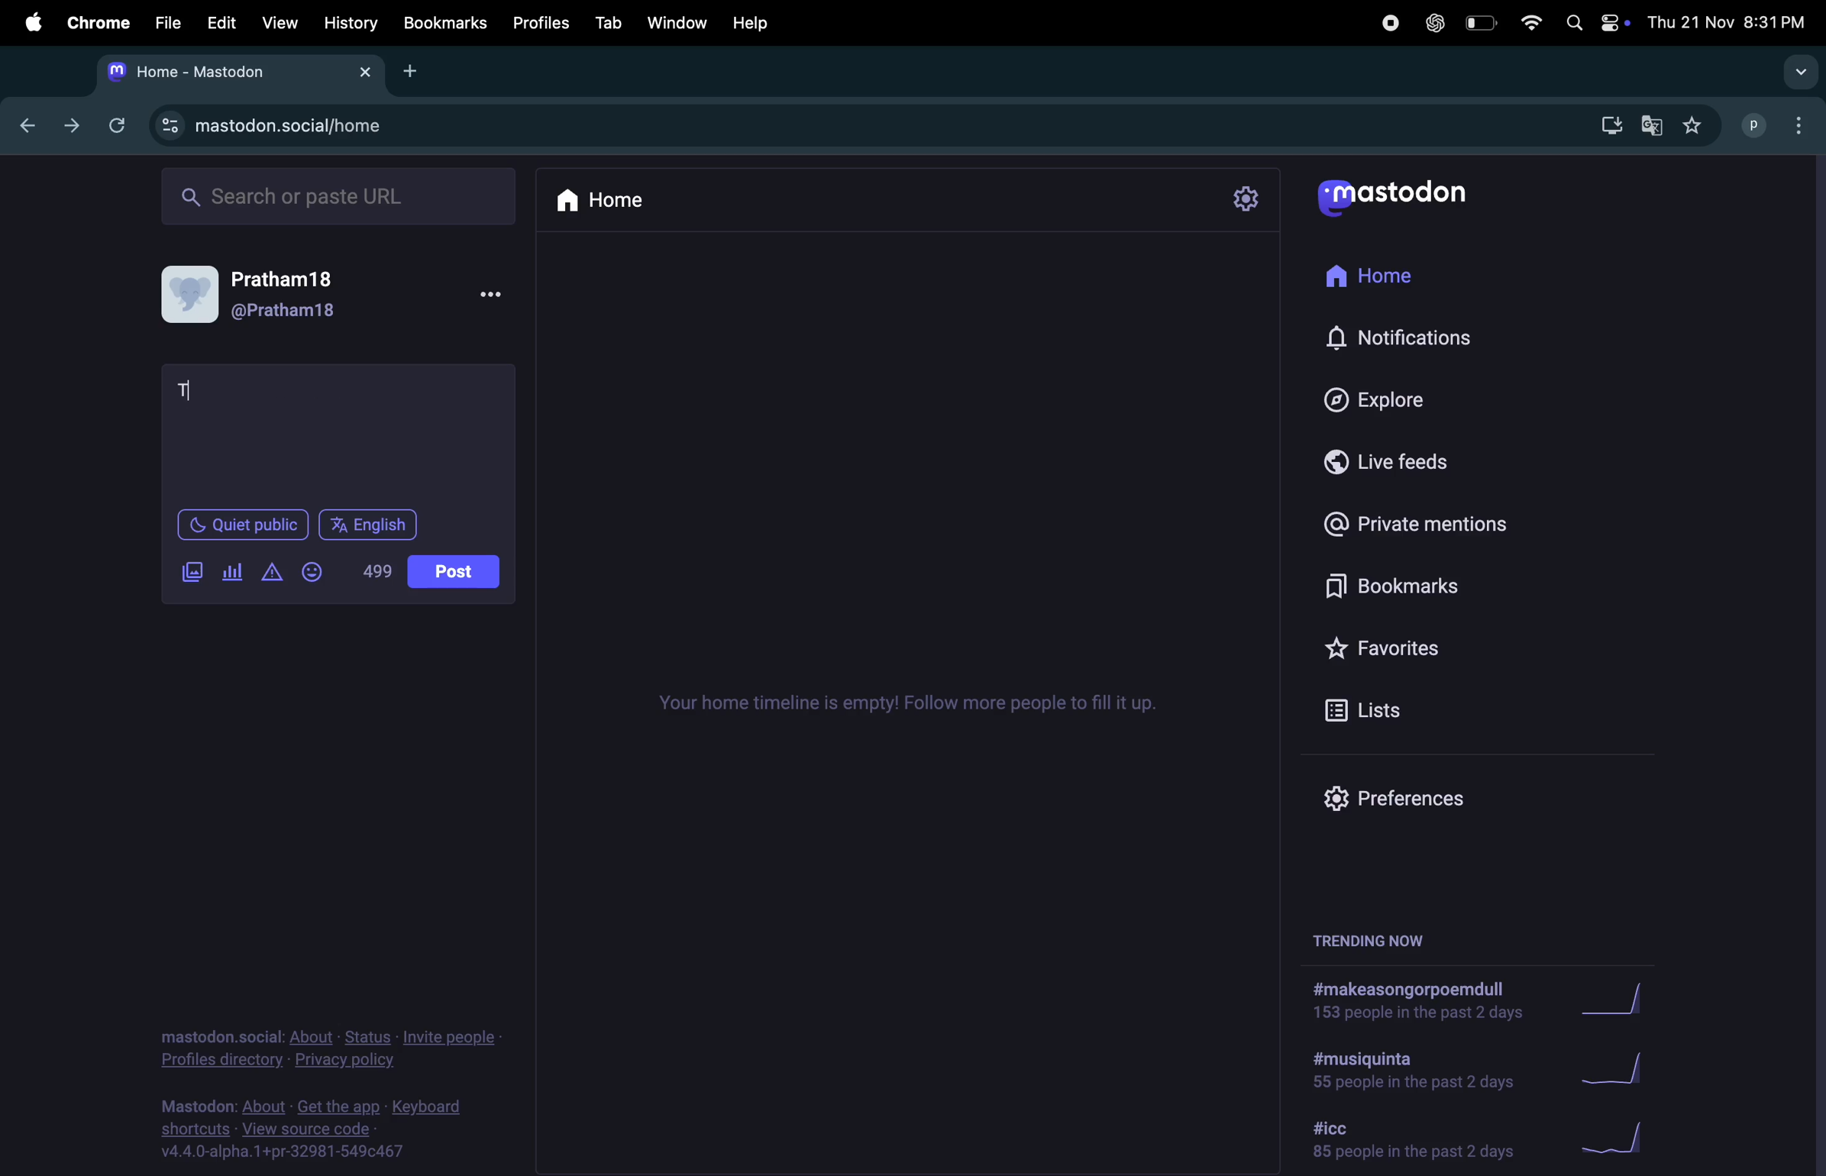 This screenshot has height=1176, width=1826. What do you see at coordinates (418, 73) in the screenshot?
I see `add new tab` at bounding box center [418, 73].